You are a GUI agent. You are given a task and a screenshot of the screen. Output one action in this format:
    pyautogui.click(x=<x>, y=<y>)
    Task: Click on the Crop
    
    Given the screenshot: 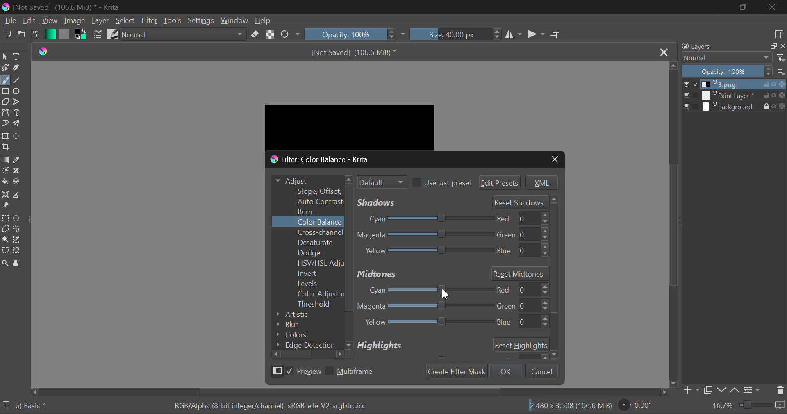 What is the action you would take?
    pyautogui.click(x=7, y=148)
    